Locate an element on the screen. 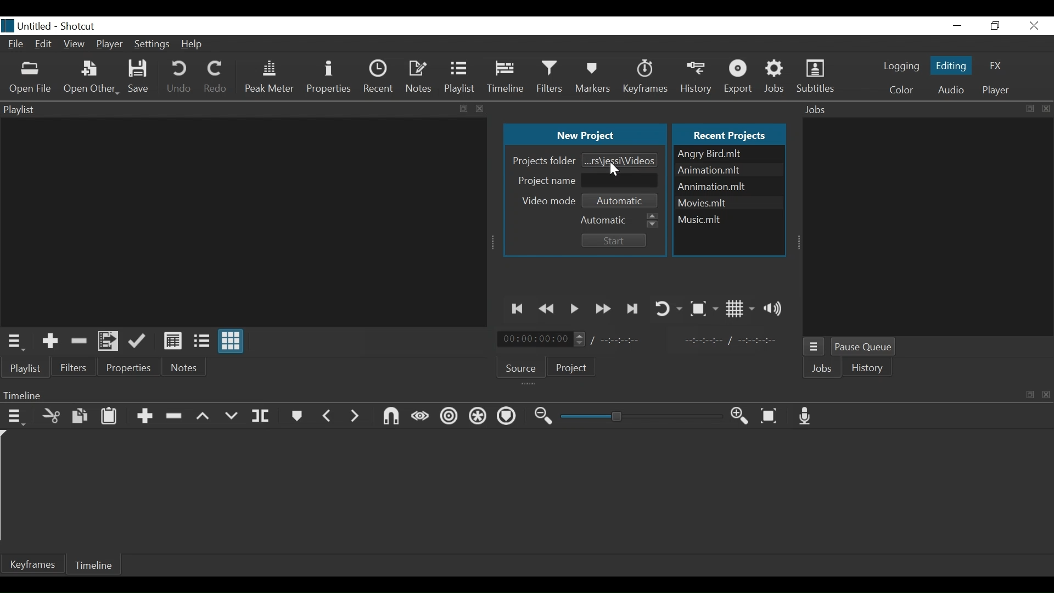 The width and height of the screenshot is (1054, 593). Open Other is located at coordinates (91, 79).